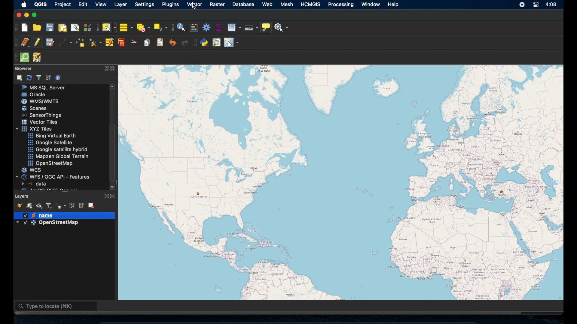 This screenshot has height=324, width=577. What do you see at coordinates (109, 43) in the screenshot?
I see `modify attributes` at bounding box center [109, 43].